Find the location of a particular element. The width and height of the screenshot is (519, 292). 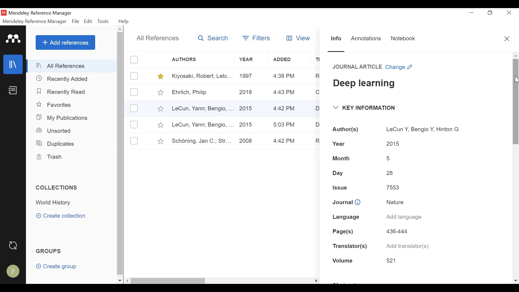

Reference Type is located at coordinates (358, 67).